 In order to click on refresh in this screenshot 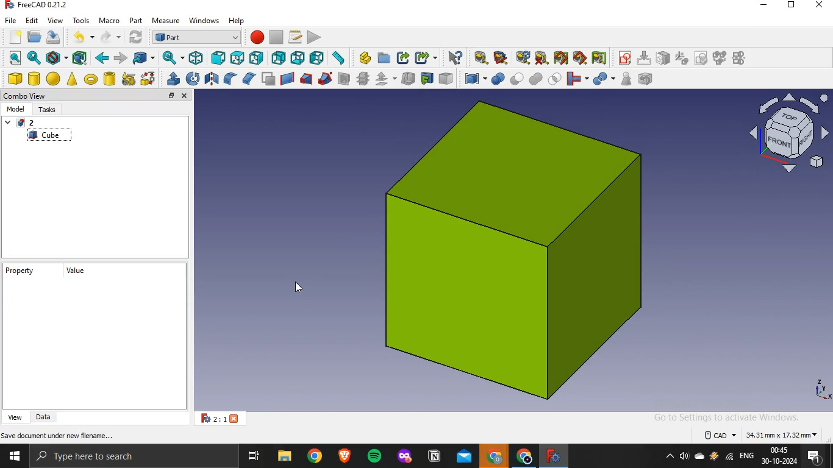, I will do `click(523, 58)`.